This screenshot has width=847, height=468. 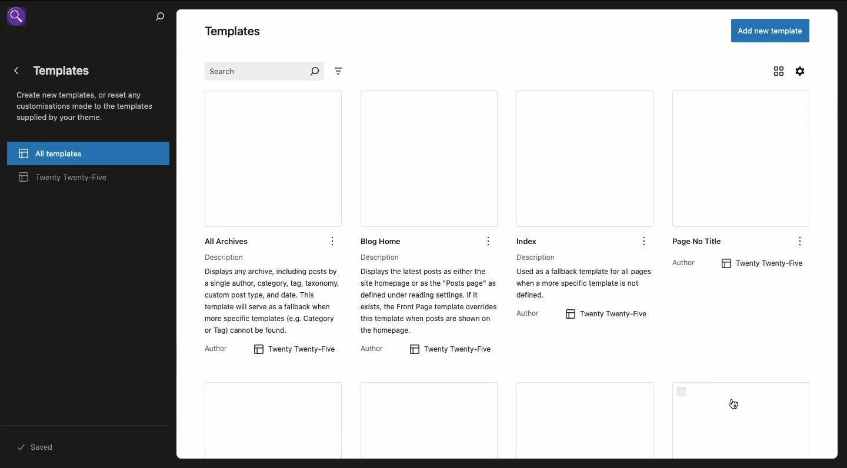 I want to click on twenty twenty five, so click(x=72, y=179).